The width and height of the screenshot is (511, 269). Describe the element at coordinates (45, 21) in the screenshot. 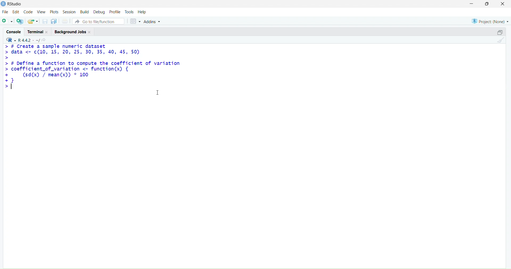

I see `save` at that location.